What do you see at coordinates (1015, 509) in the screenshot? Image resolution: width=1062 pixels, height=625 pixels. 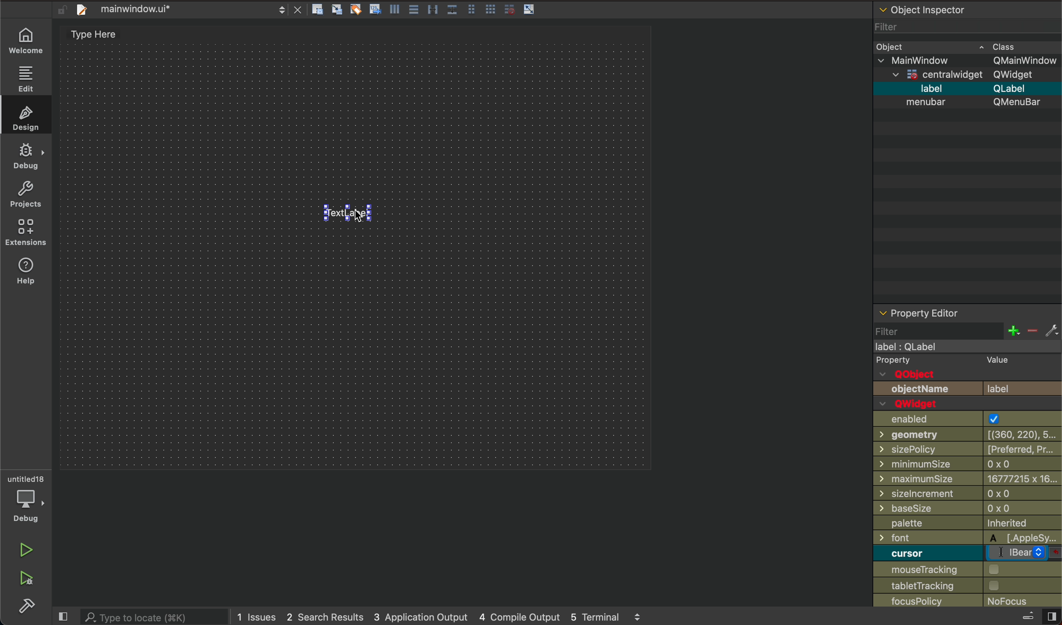 I see `0x0` at bounding box center [1015, 509].